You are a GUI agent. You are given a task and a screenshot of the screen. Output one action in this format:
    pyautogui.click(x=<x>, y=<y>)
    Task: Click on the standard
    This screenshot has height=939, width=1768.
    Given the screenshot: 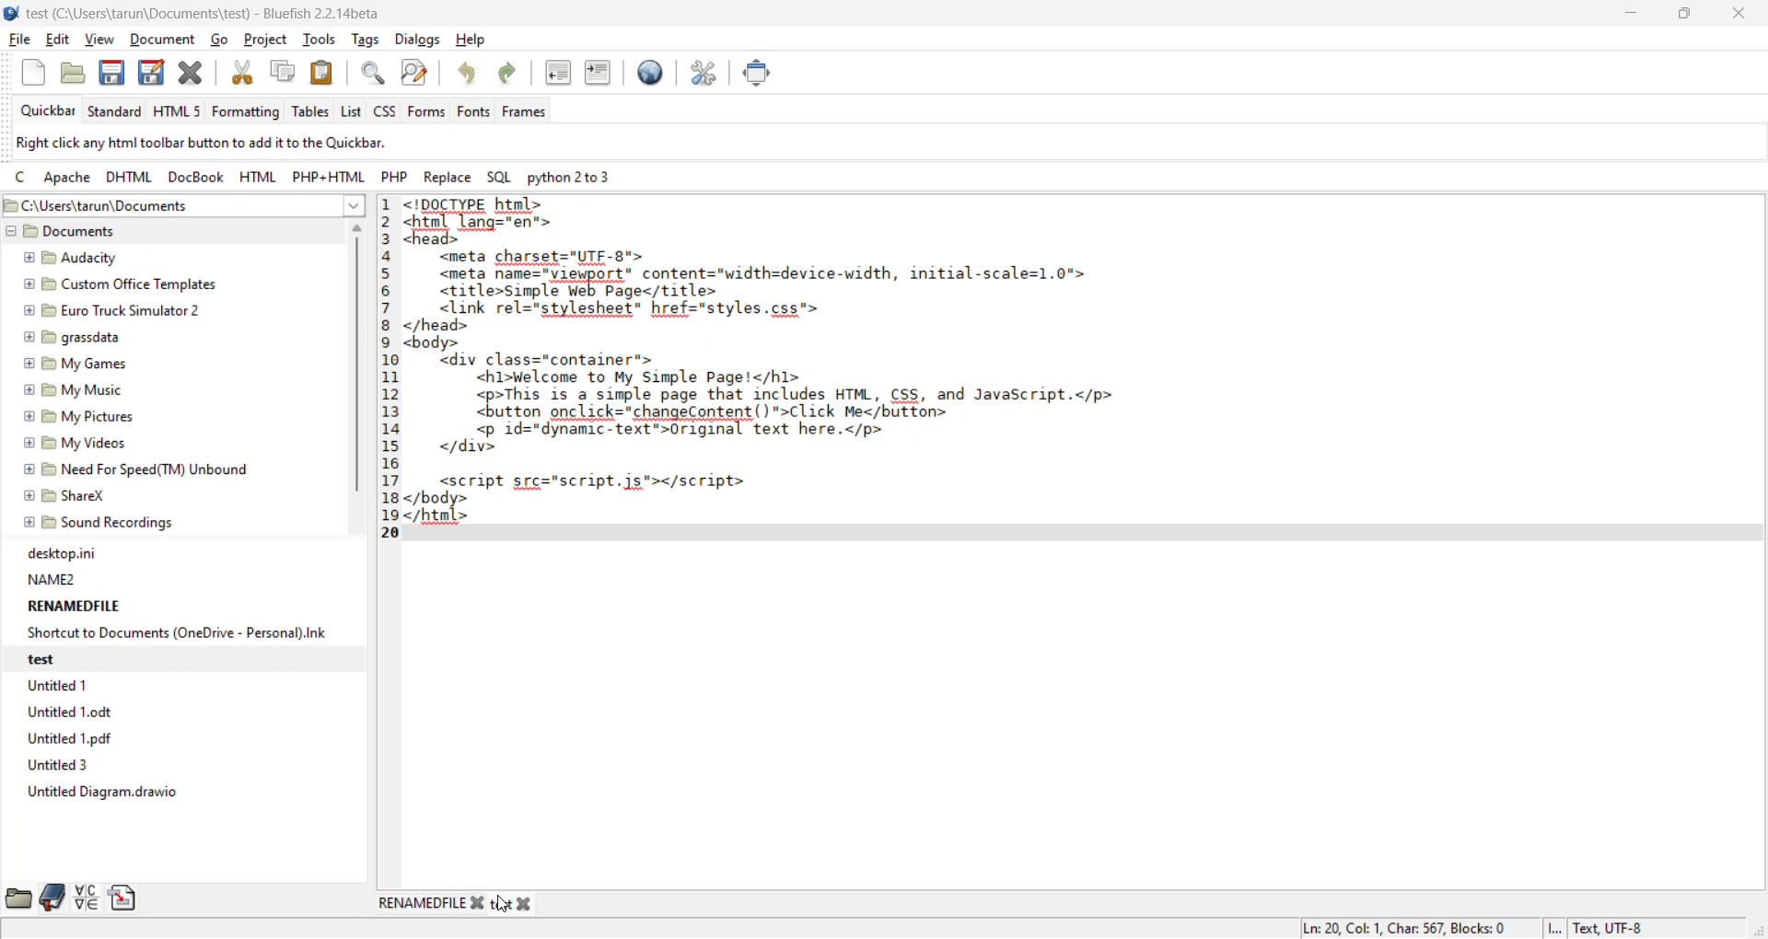 What is the action you would take?
    pyautogui.click(x=113, y=110)
    